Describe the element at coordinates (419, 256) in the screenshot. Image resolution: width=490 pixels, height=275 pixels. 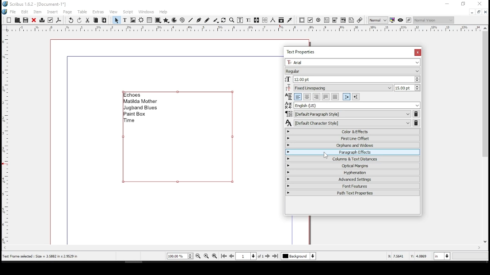
I see `Y: 3.1693` at that location.